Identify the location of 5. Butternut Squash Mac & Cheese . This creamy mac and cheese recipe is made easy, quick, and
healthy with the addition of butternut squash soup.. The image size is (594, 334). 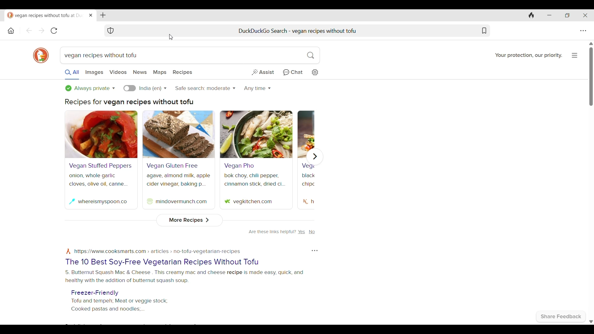
(184, 277).